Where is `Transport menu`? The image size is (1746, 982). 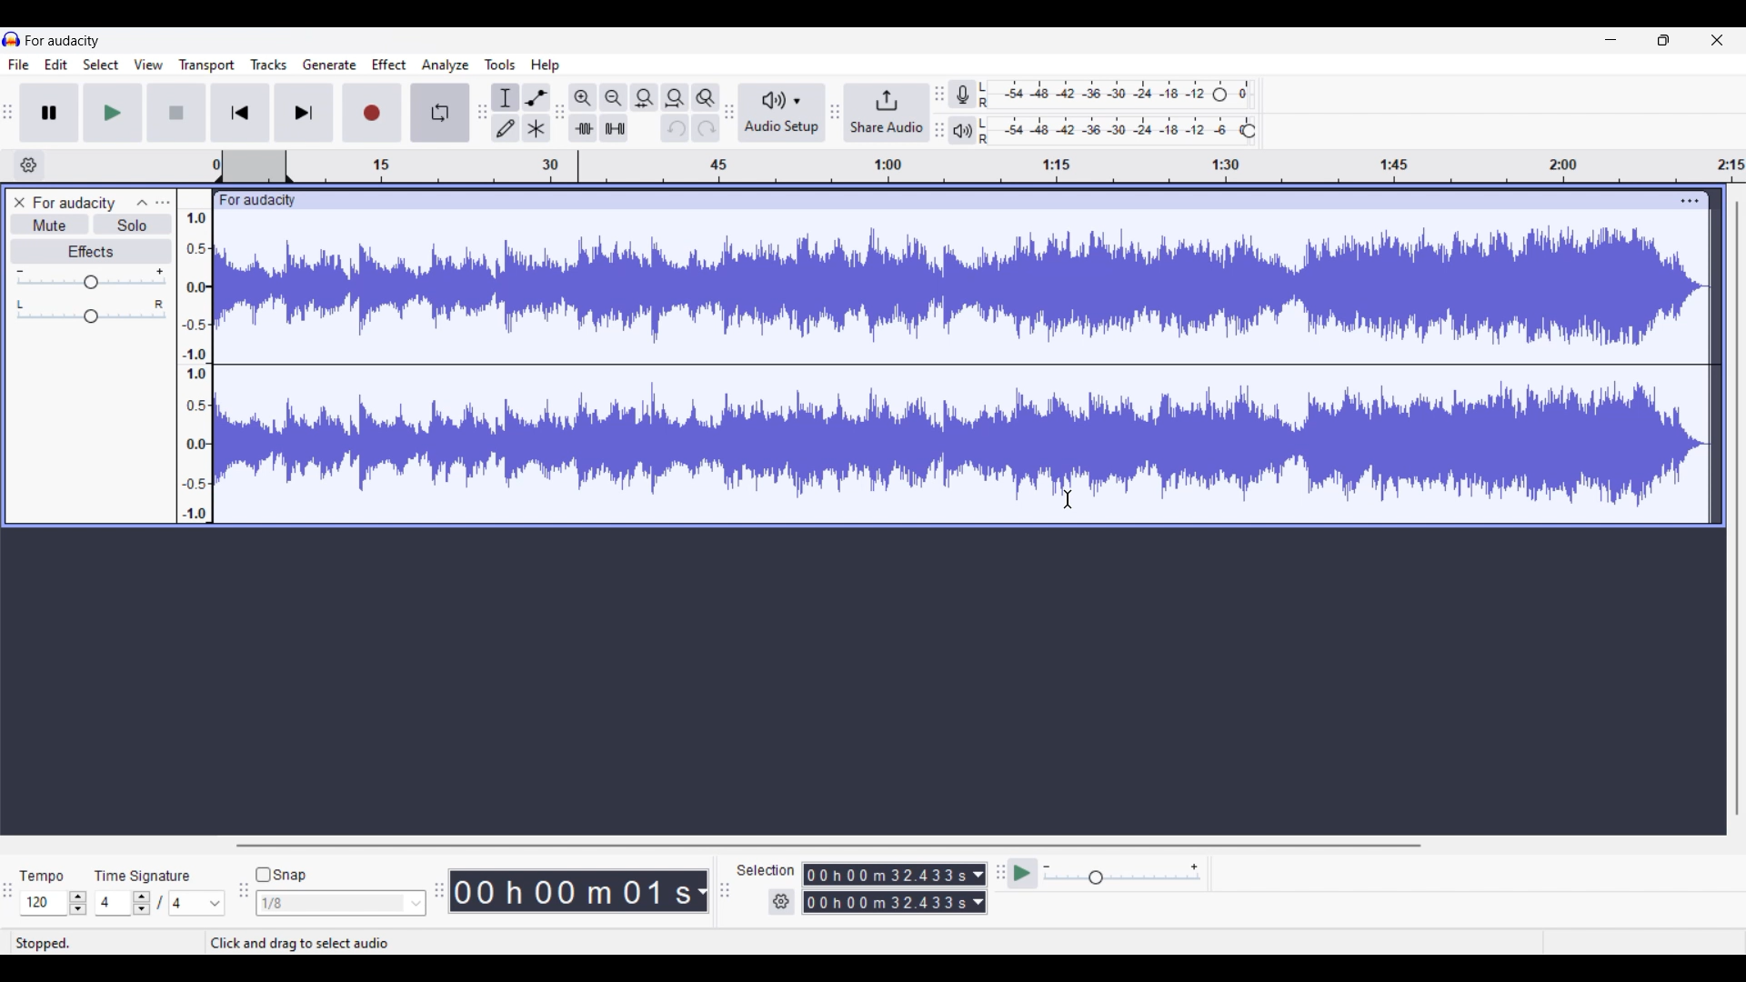 Transport menu is located at coordinates (207, 65).